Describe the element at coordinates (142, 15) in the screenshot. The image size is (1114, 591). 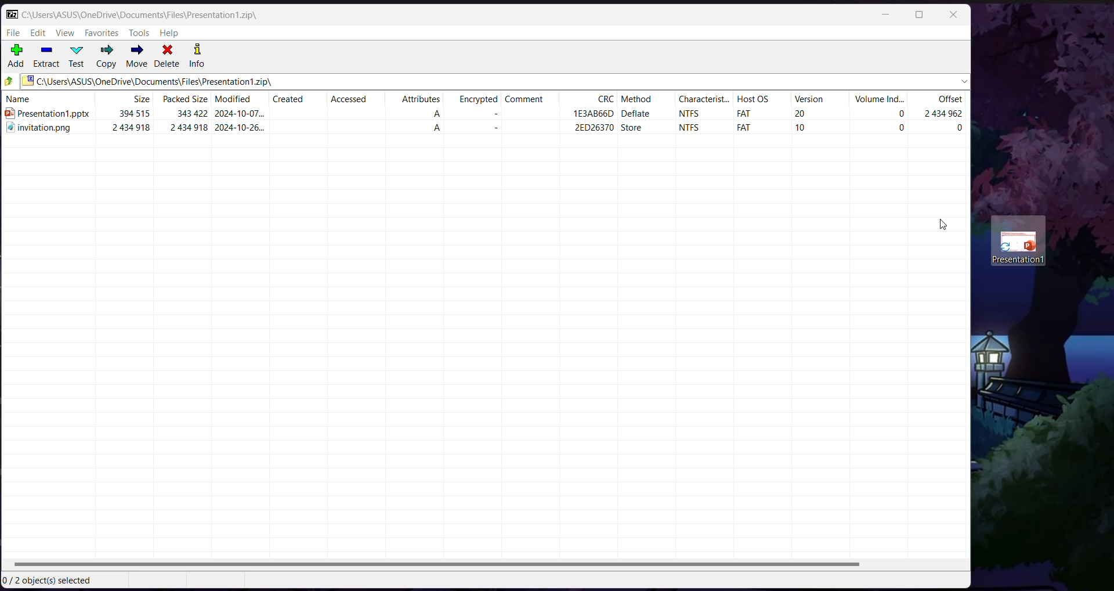
I see `Current Folder Path` at that location.